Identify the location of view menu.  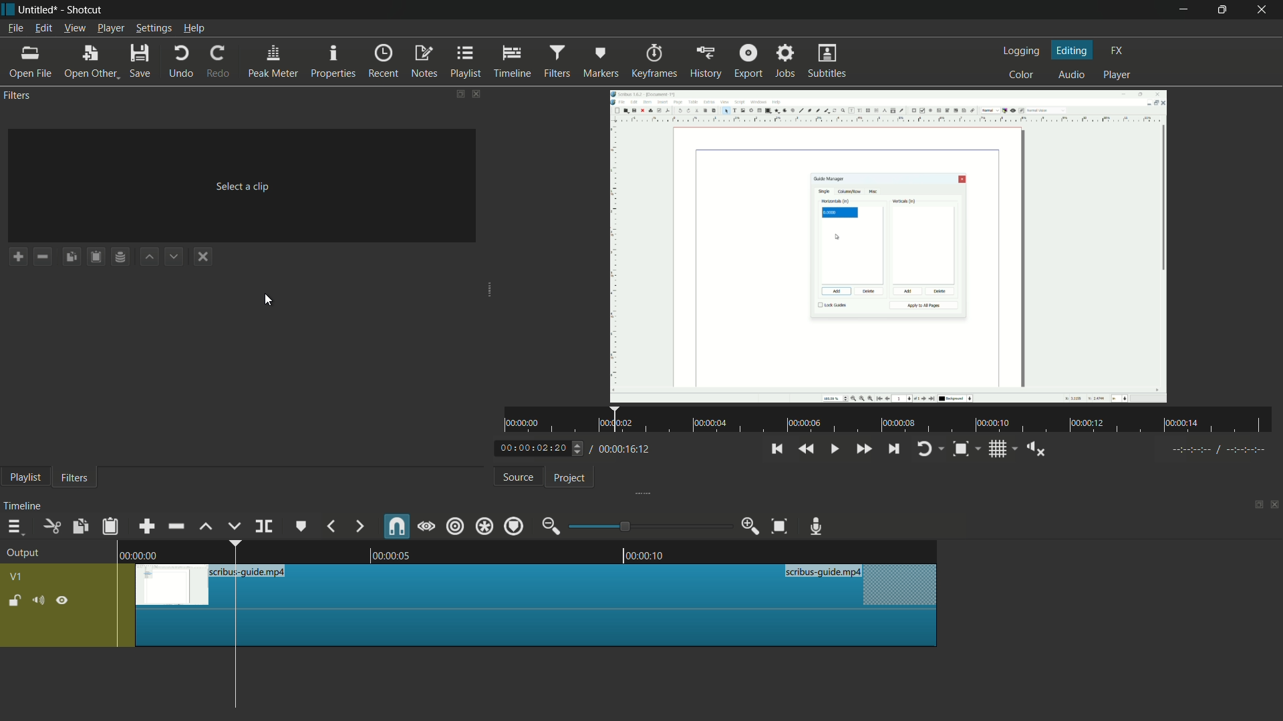
(76, 28).